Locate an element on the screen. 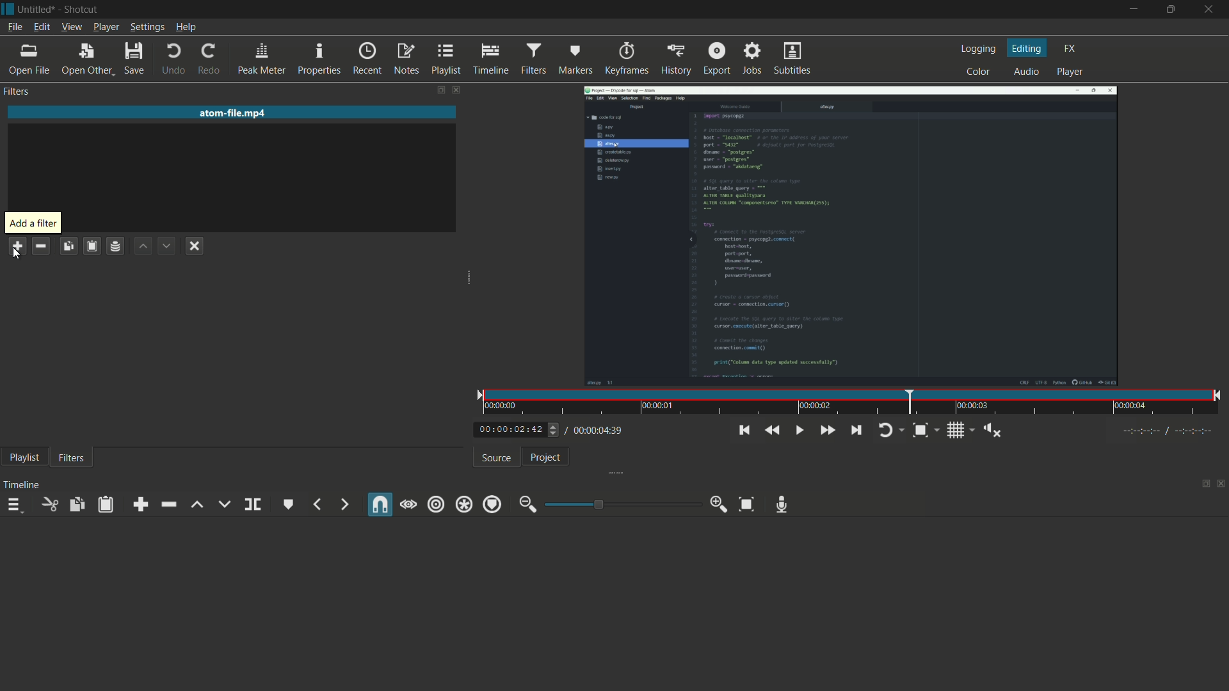  redo is located at coordinates (210, 60).